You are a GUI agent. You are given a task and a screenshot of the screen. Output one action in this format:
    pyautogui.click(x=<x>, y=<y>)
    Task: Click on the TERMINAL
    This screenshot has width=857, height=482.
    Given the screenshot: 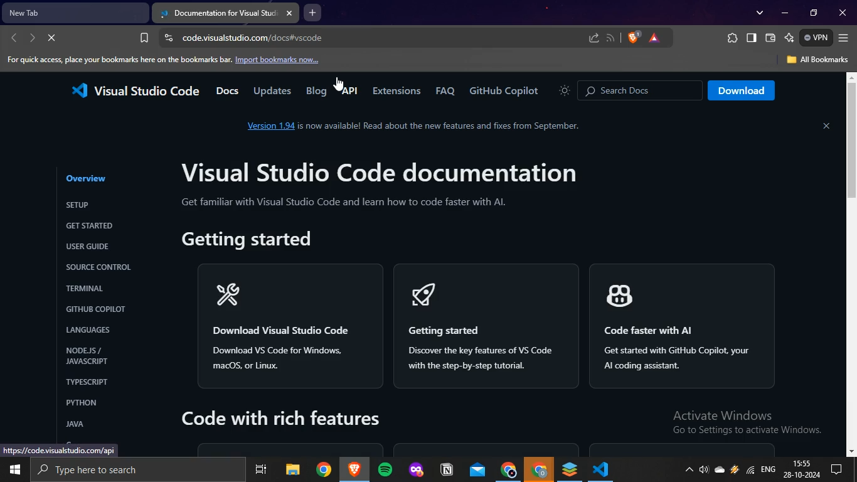 What is the action you would take?
    pyautogui.click(x=85, y=289)
    